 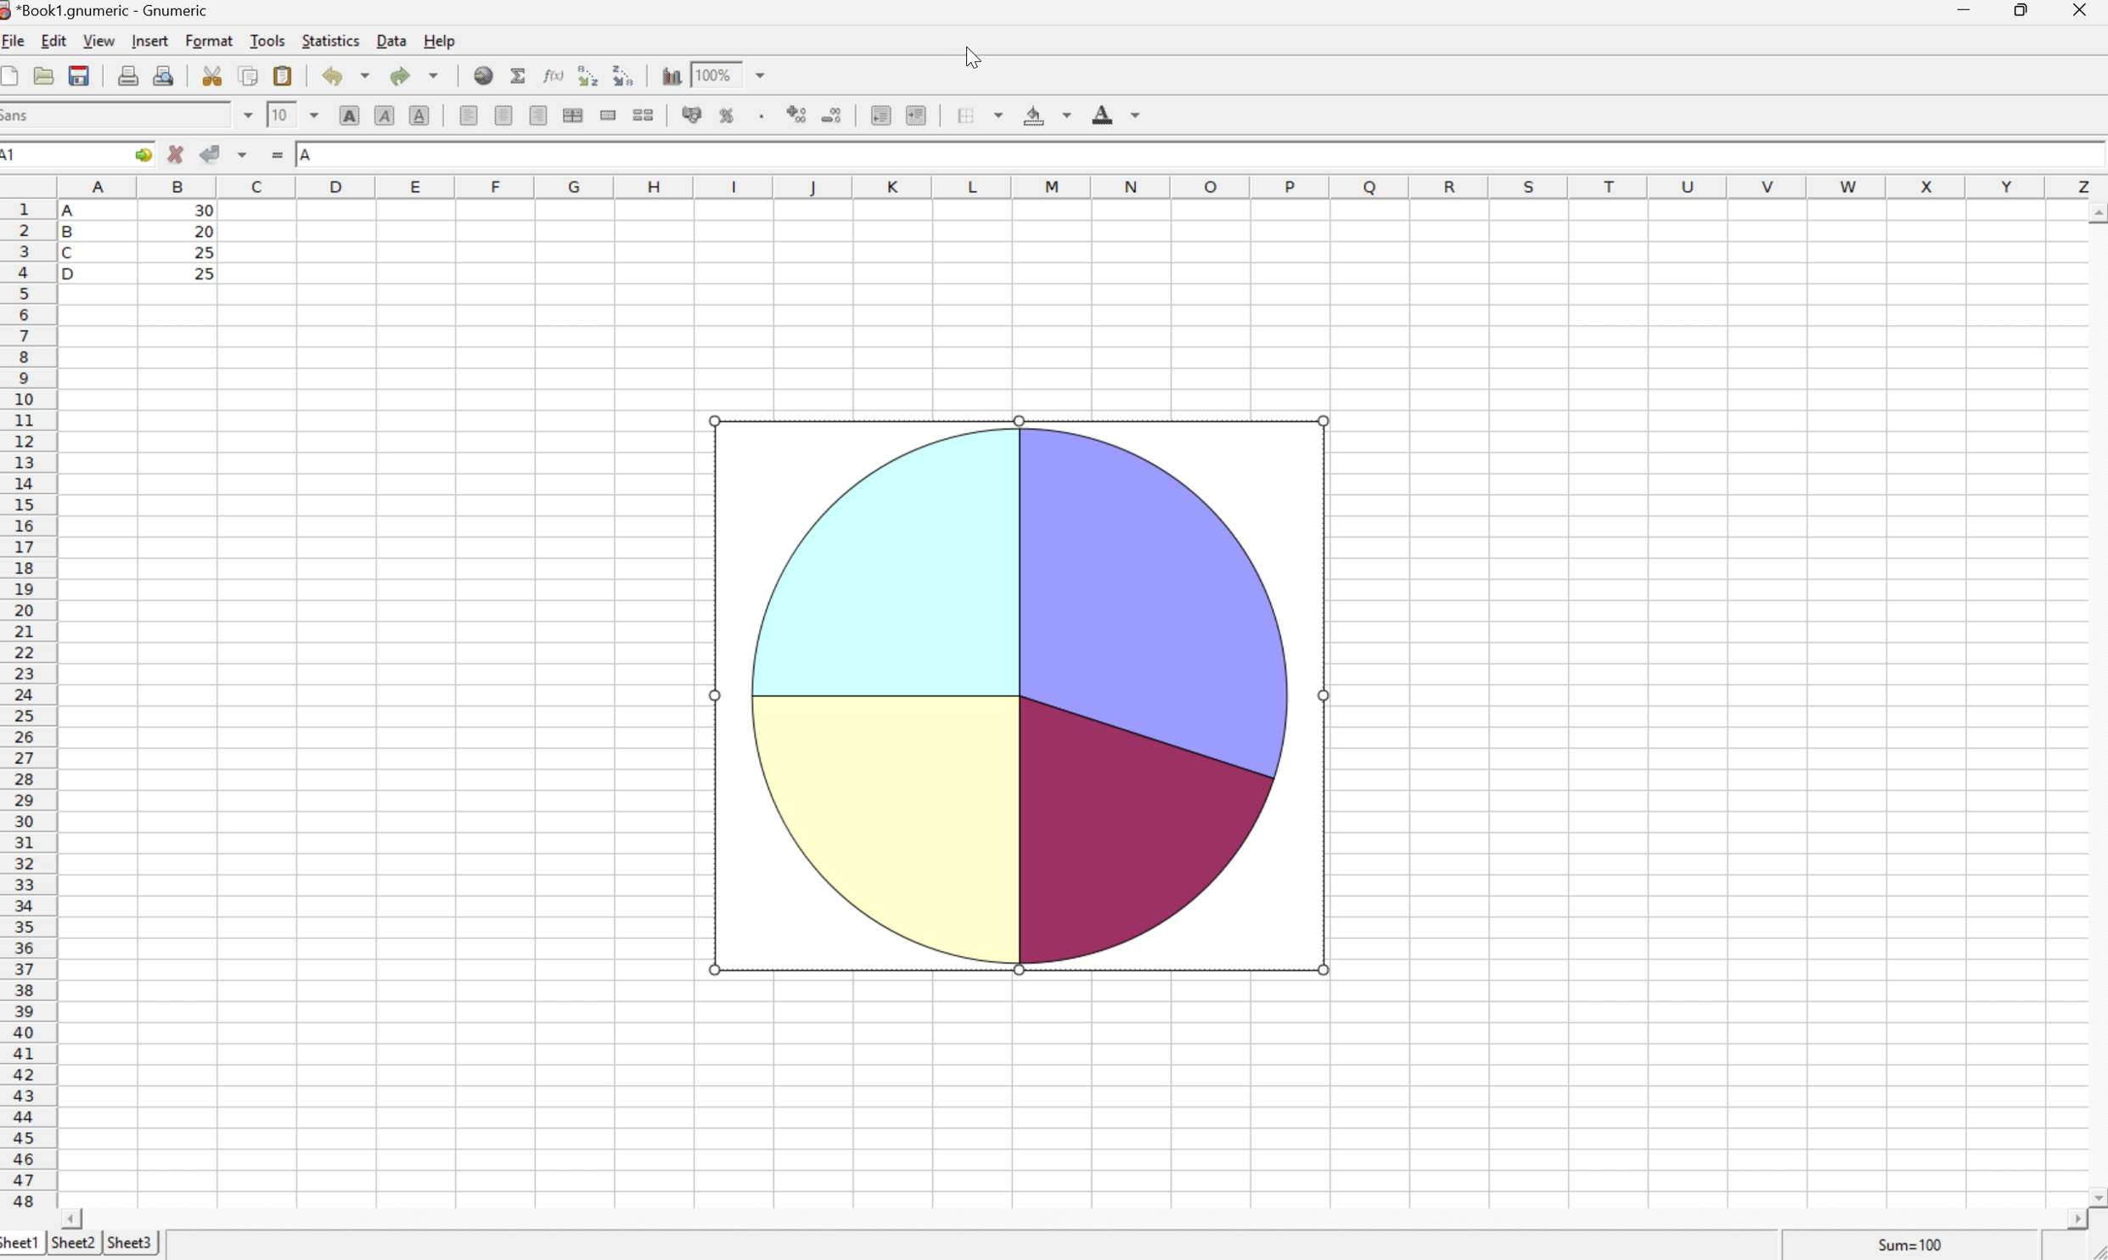 I want to click on Set the format of the selected cells to include a thousands separator, so click(x=761, y=116).